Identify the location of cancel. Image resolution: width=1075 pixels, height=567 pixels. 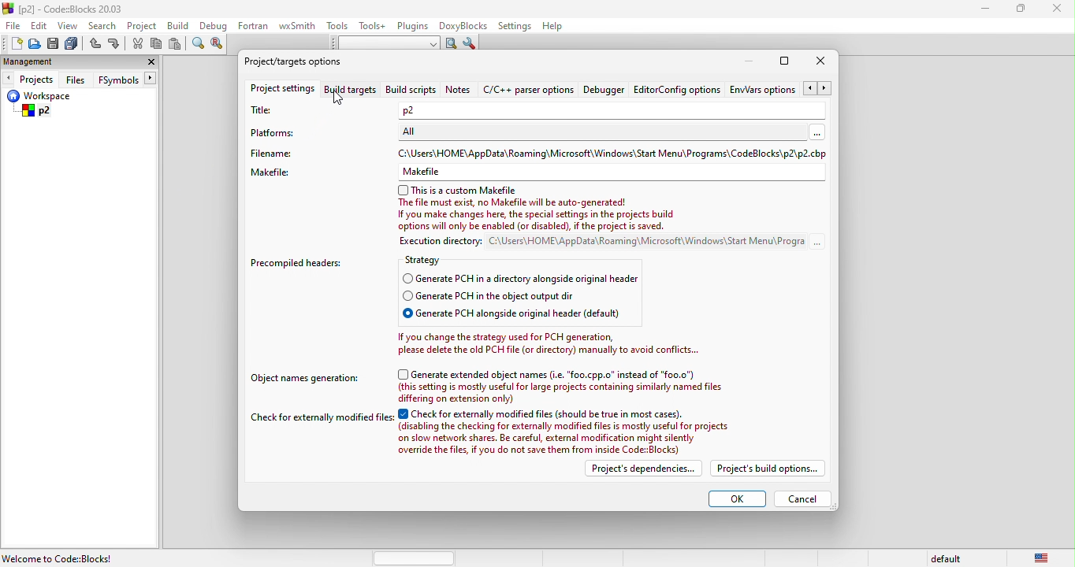
(803, 499).